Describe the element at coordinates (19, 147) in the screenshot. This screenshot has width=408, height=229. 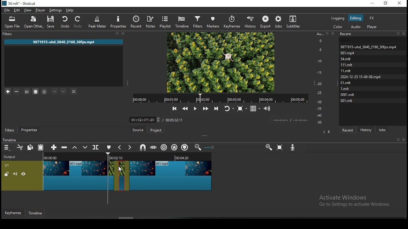
I see `cut` at that location.